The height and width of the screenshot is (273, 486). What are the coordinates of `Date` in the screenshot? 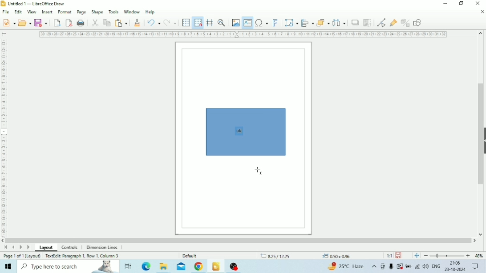 It's located at (456, 270).